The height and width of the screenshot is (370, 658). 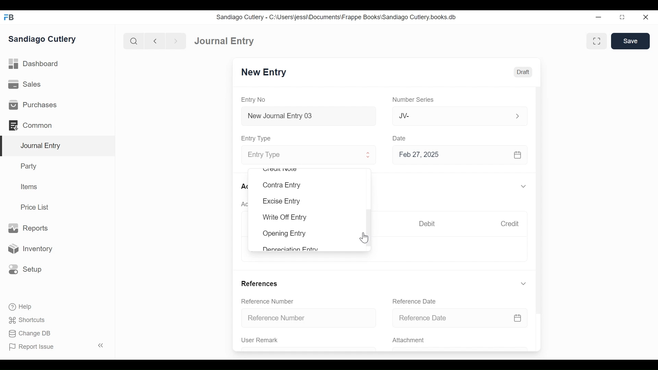 I want to click on Commons, so click(x=30, y=125).